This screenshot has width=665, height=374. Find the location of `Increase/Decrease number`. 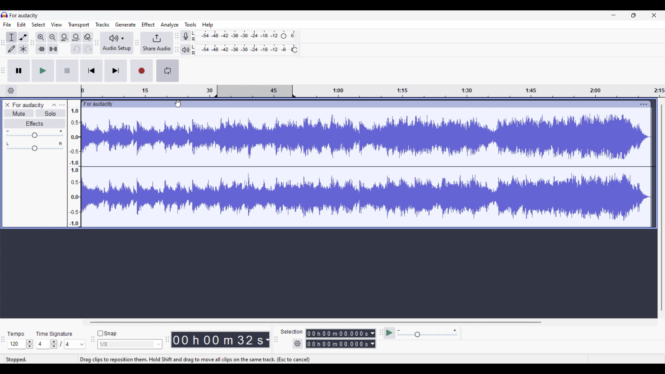

Increase/Decrease number is located at coordinates (54, 344).